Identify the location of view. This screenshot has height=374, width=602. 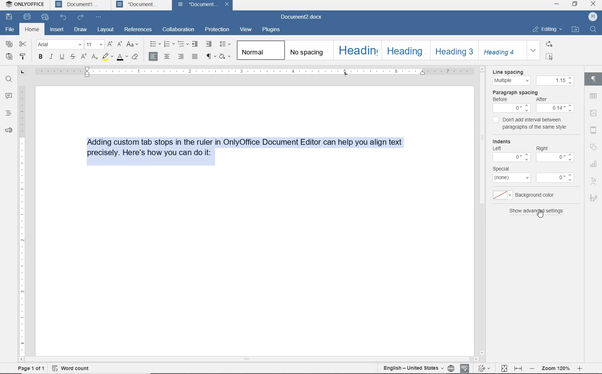
(245, 29).